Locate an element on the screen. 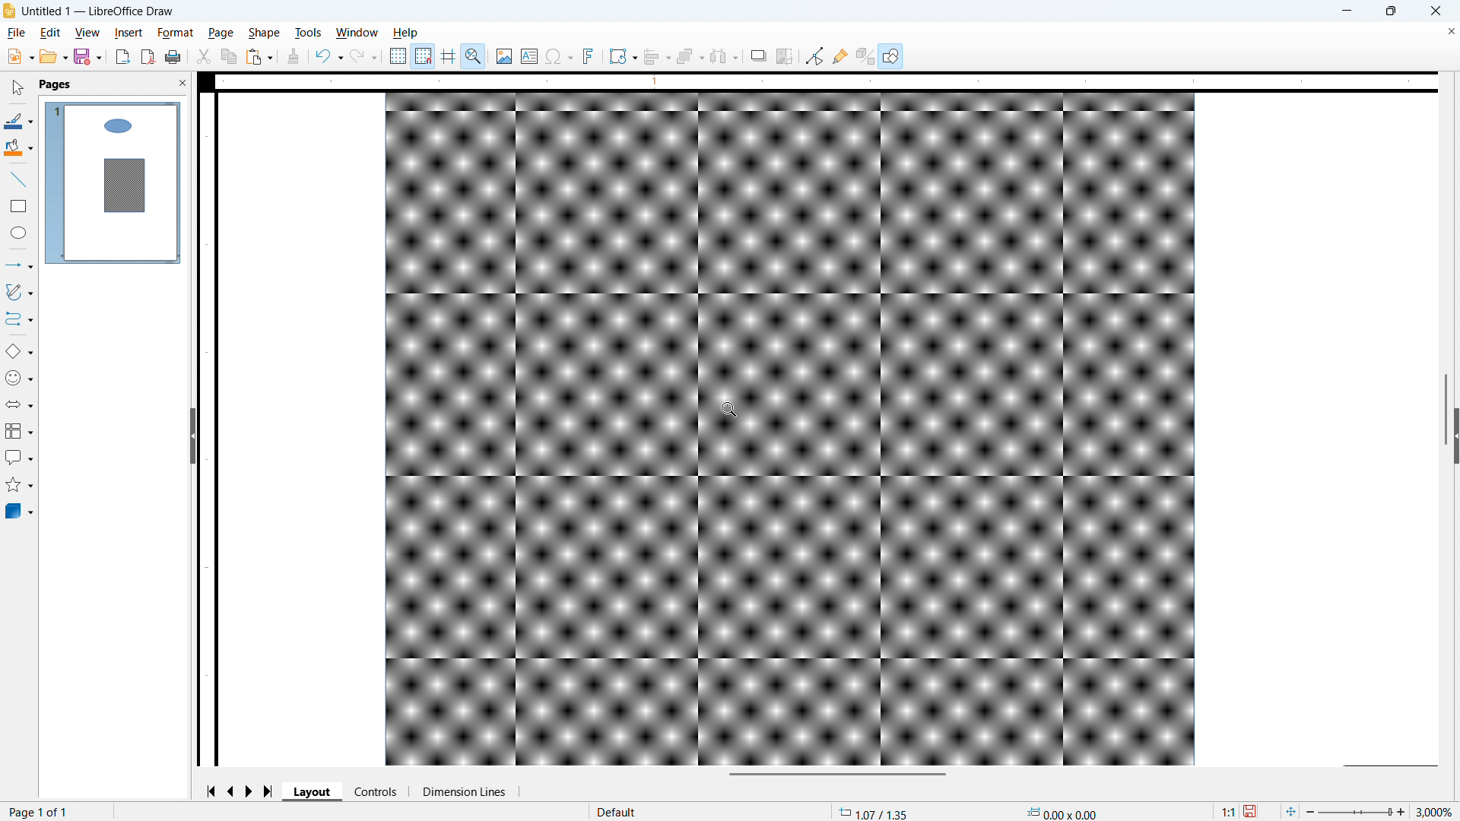 The width and height of the screenshot is (1460, 821). Window  is located at coordinates (357, 33).